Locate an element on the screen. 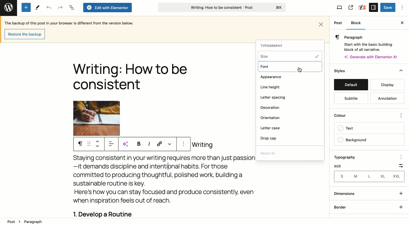 The height and width of the screenshot is (225, 409). Cursor is located at coordinates (298, 70).